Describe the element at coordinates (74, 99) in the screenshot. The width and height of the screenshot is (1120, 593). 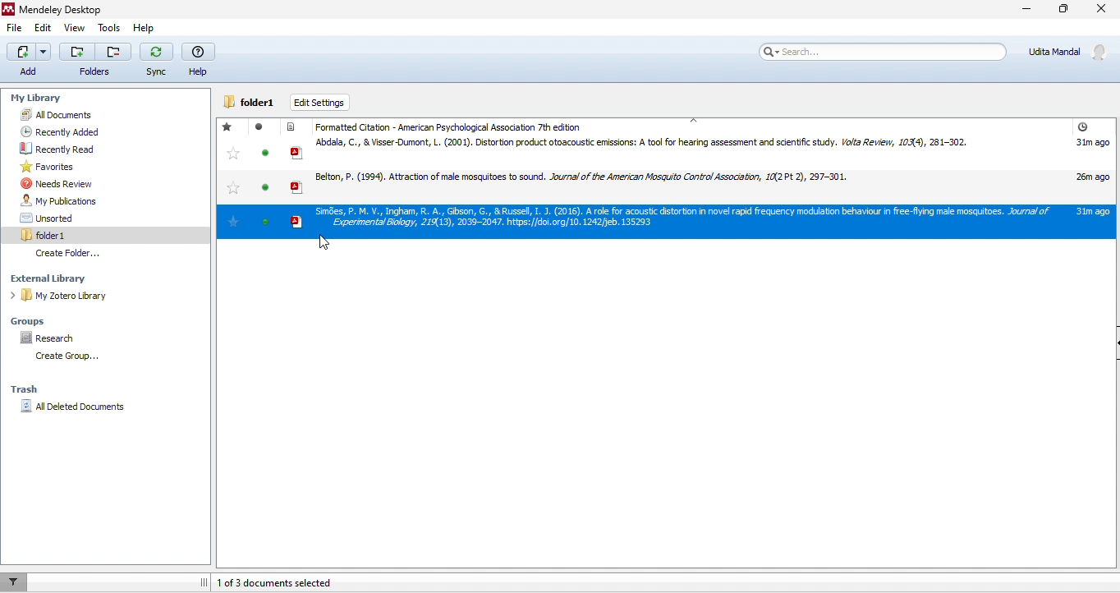
I see `my library` at that location.